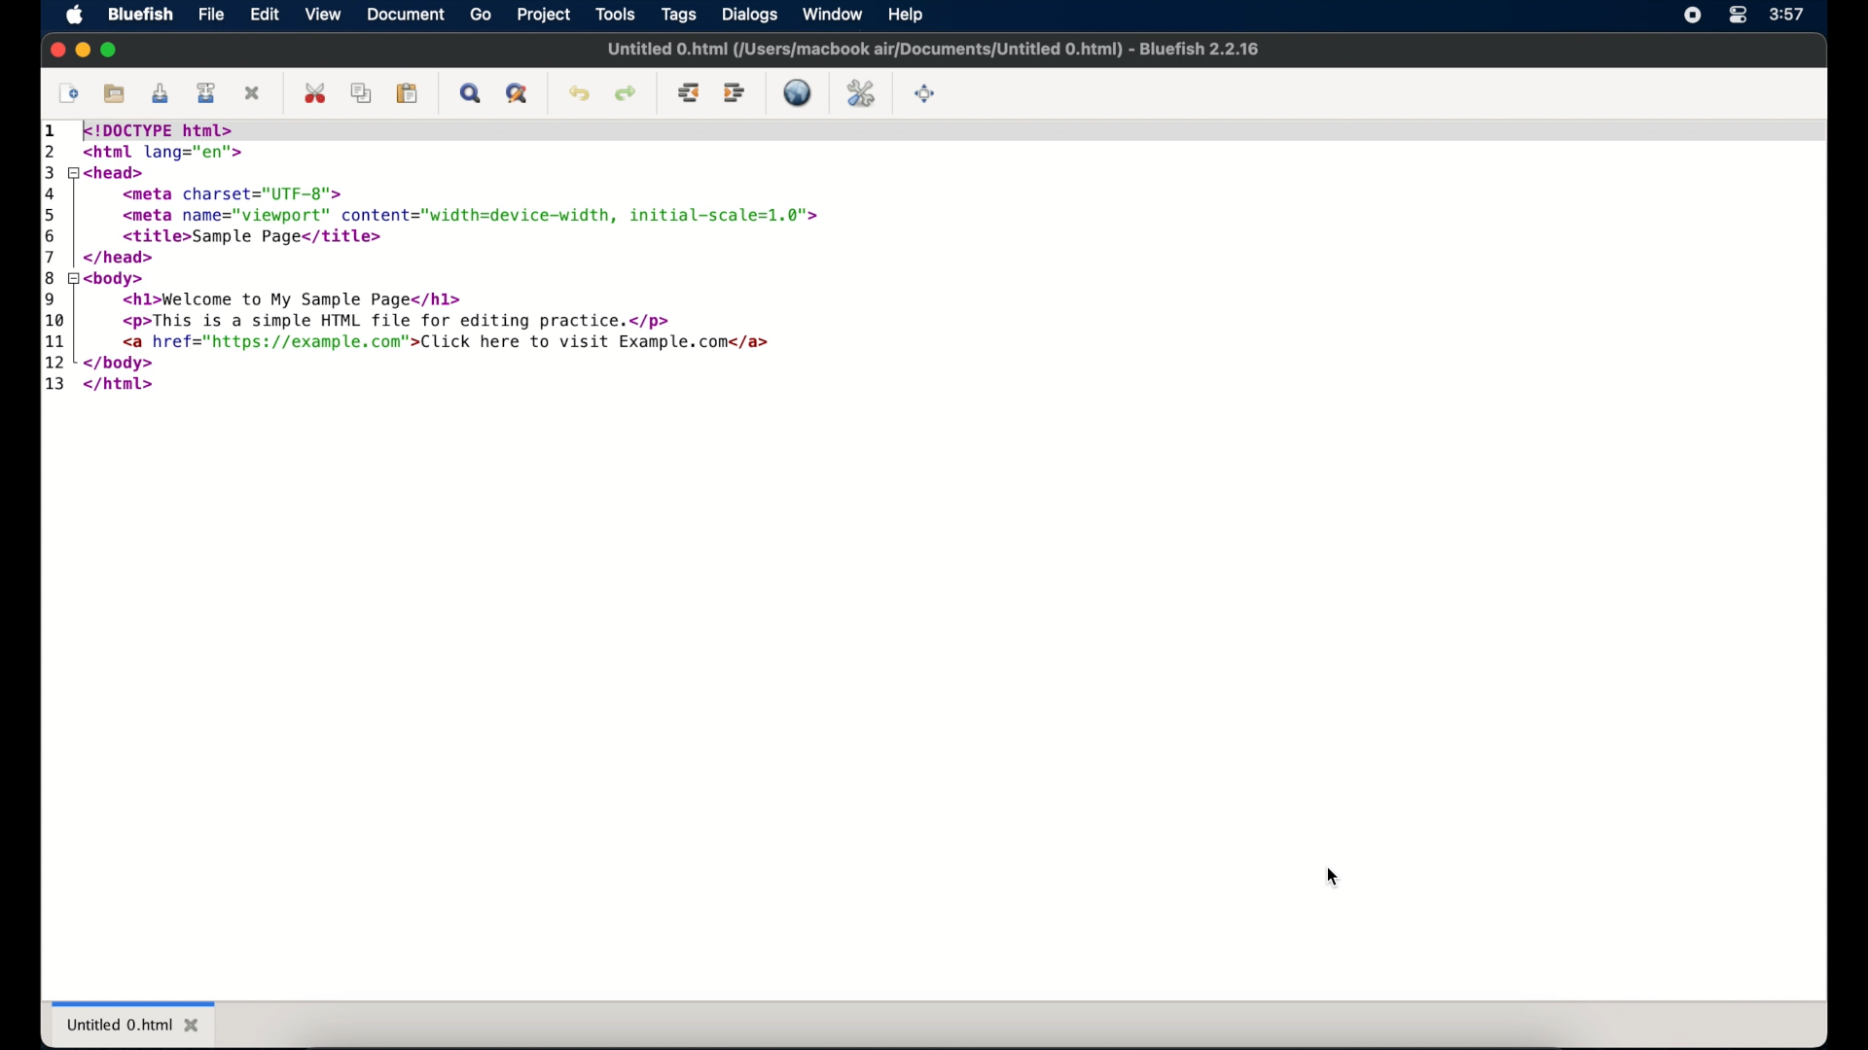 The height and width of the screenshot is (1050, 1868). I want to click on cut, so click(315, 93).